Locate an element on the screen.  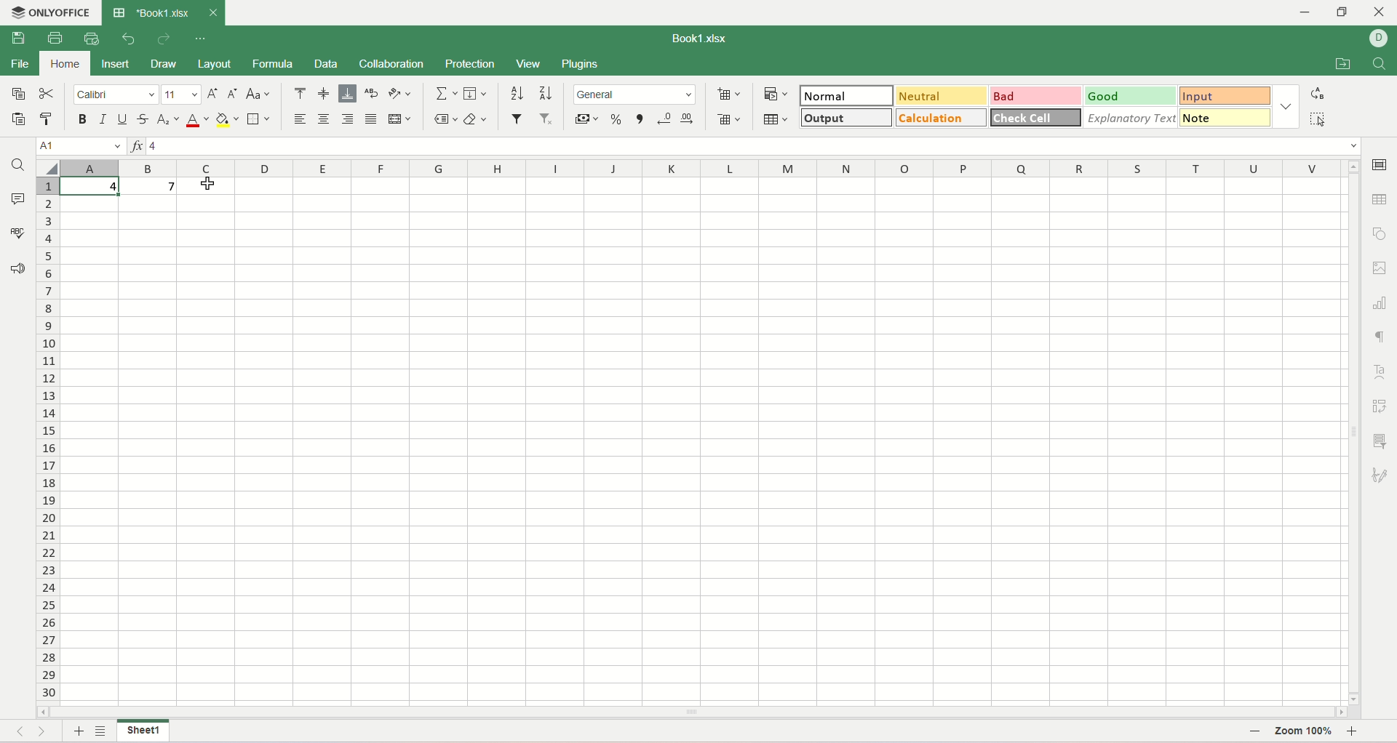
cell position is located at coordinates (81, 147).